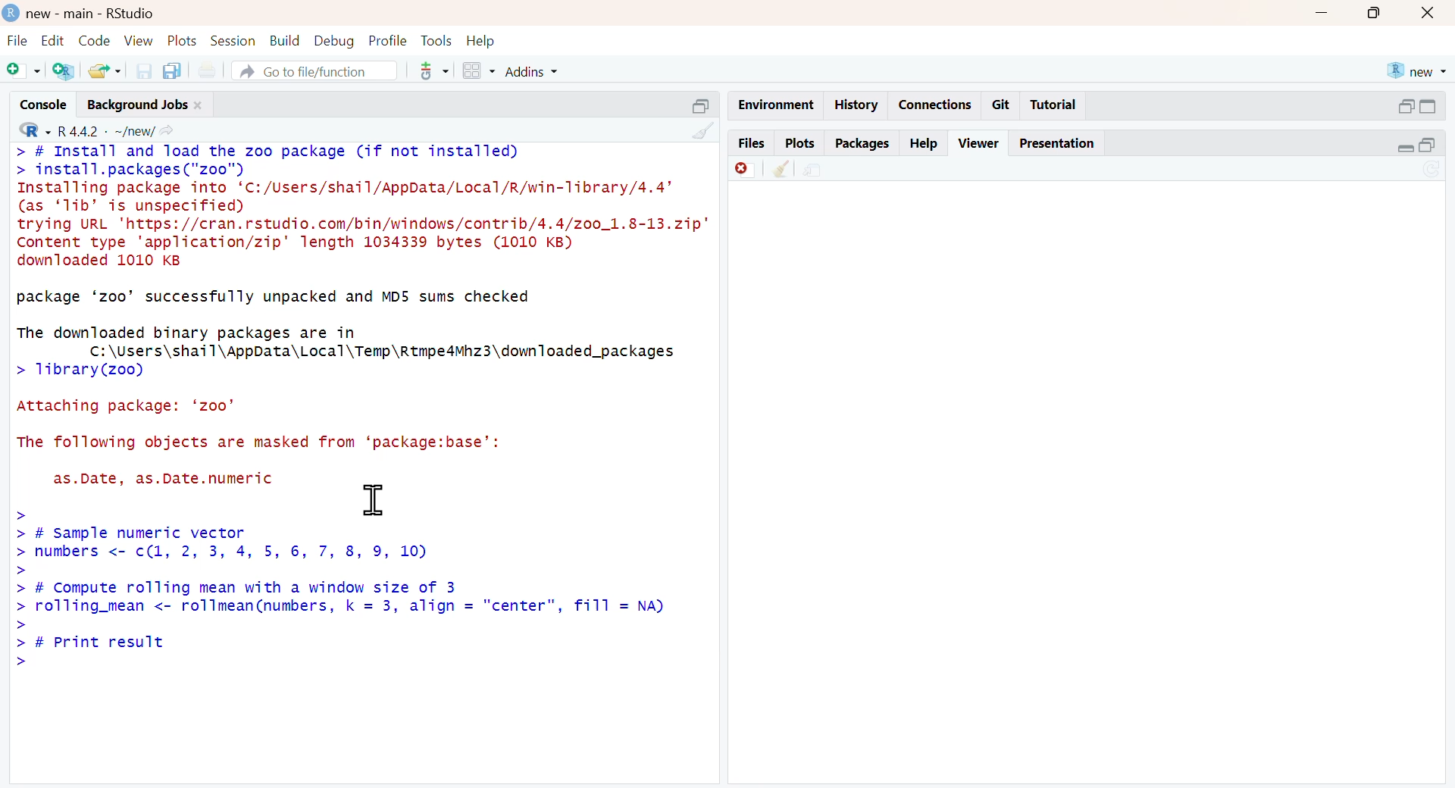 Image resolution: width=1455 pixels, height=788 pixels. What do you see at coordinates (435, 71) in the screenshot?
I see `tool` at bounding box center [435, 71].